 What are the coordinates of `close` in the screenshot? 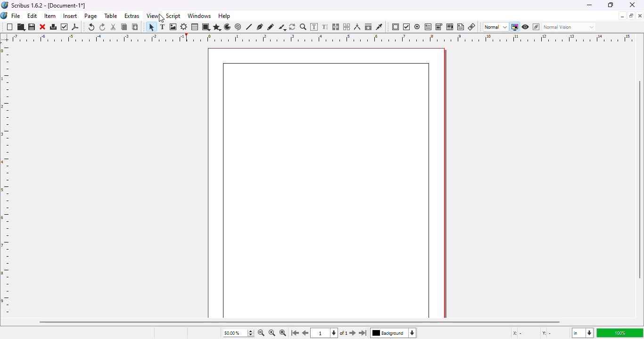 It's located at (640, 16).